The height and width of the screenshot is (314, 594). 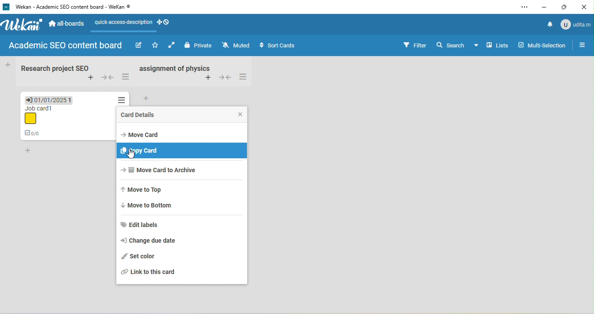 What do you see at coordinates (583, 46) in the screenshot?
I see `open sidebar` at bounding box center [583, 46].